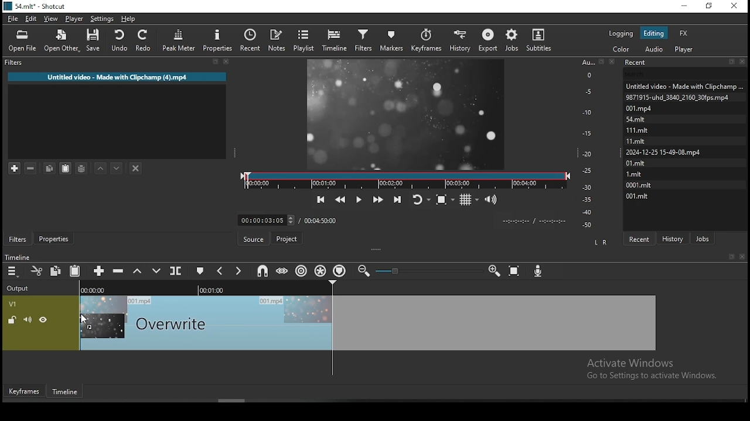 This screenshot has height=421, width=750. Describe the element at coordinates (37, 6) in the screenshot. I see `icon and file name` at that location.